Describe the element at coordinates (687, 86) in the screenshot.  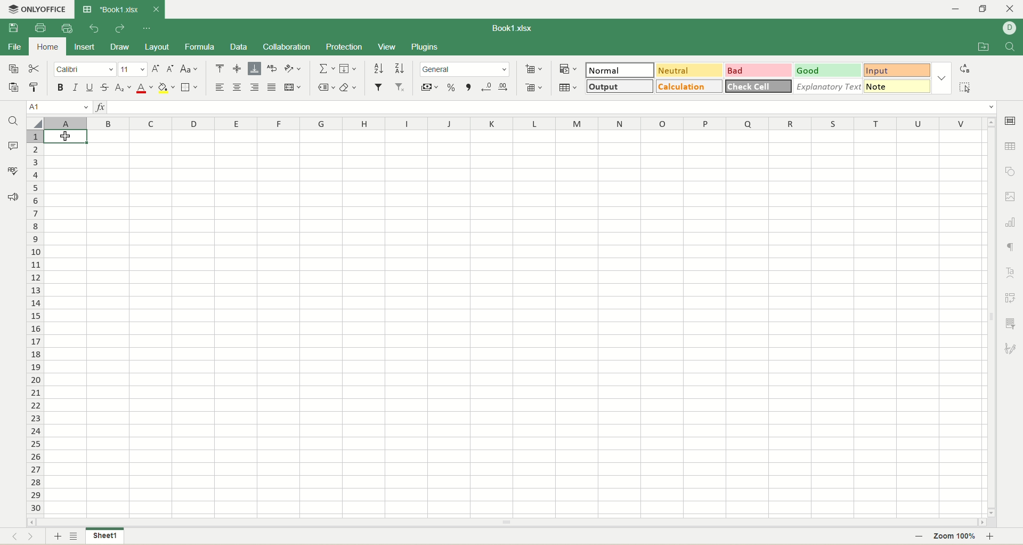
I see `calculation` at that location.